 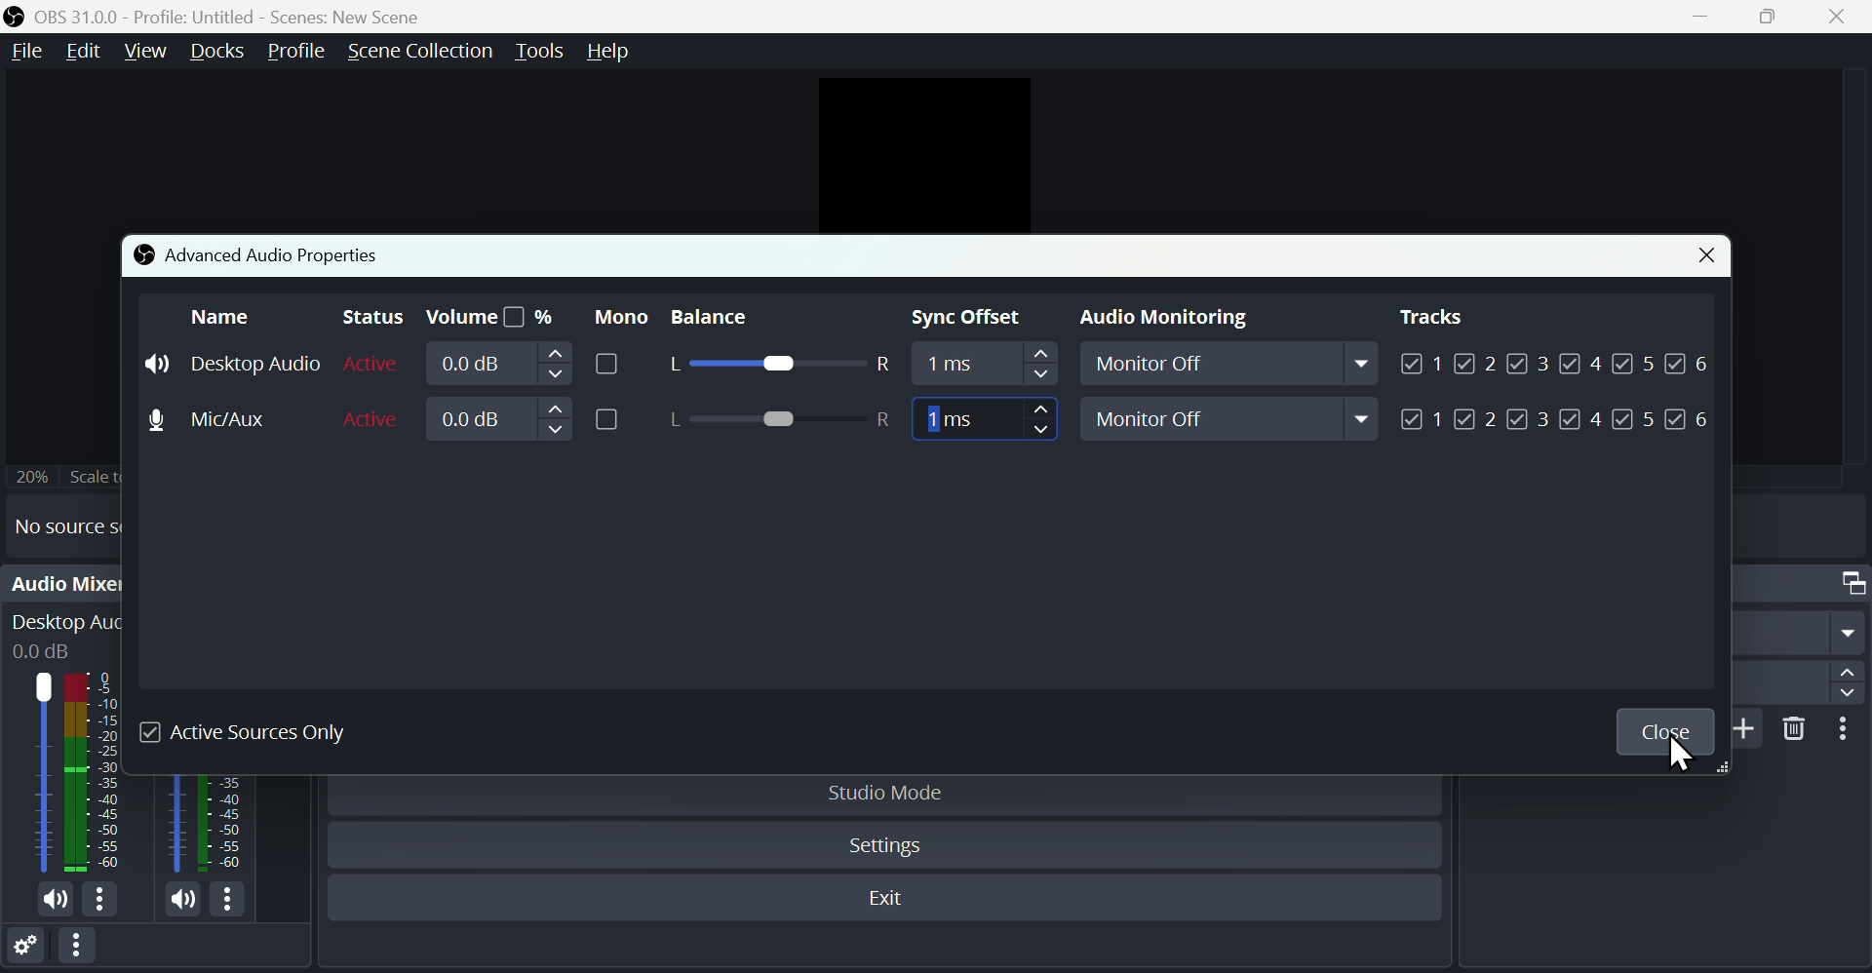 I want to click on Mike/Aux, so click(x=227, y=417).